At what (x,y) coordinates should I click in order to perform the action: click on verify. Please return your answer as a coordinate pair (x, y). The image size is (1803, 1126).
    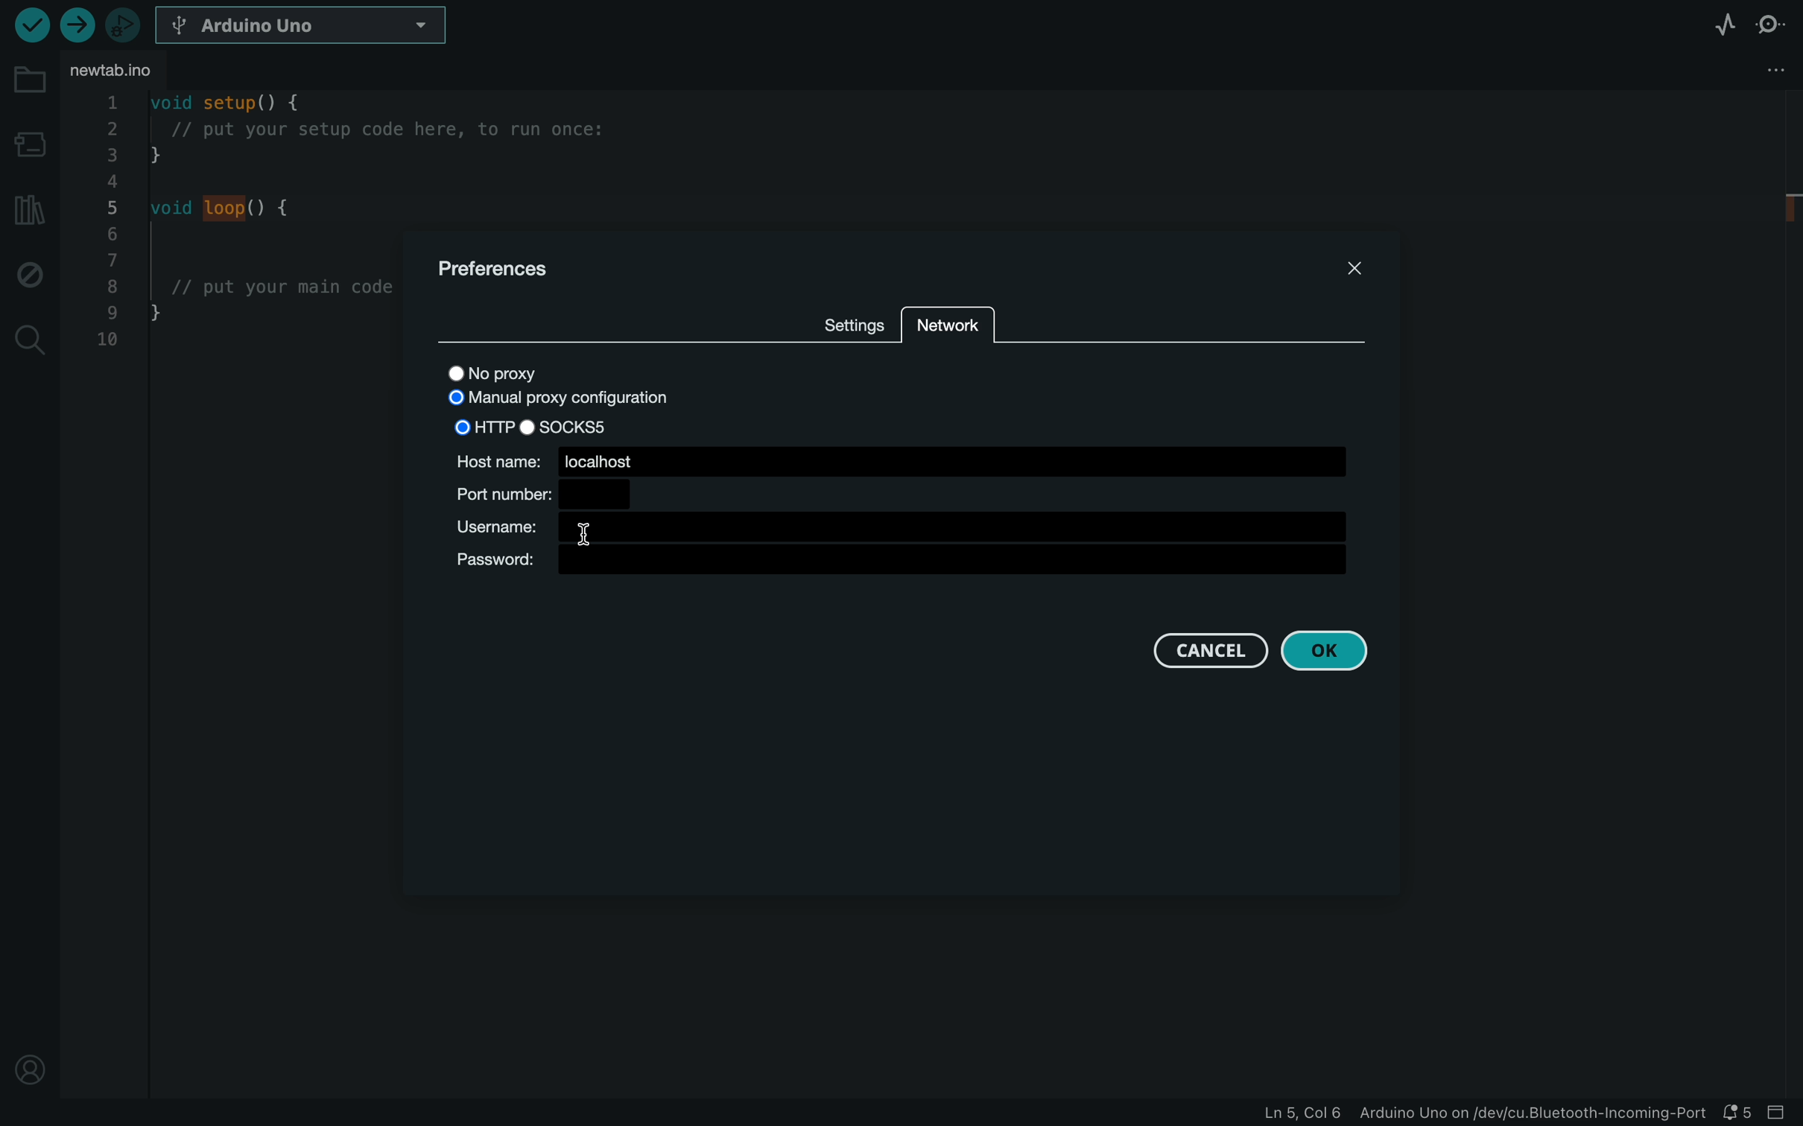
    Looking at the image, I should click on (30, 25).